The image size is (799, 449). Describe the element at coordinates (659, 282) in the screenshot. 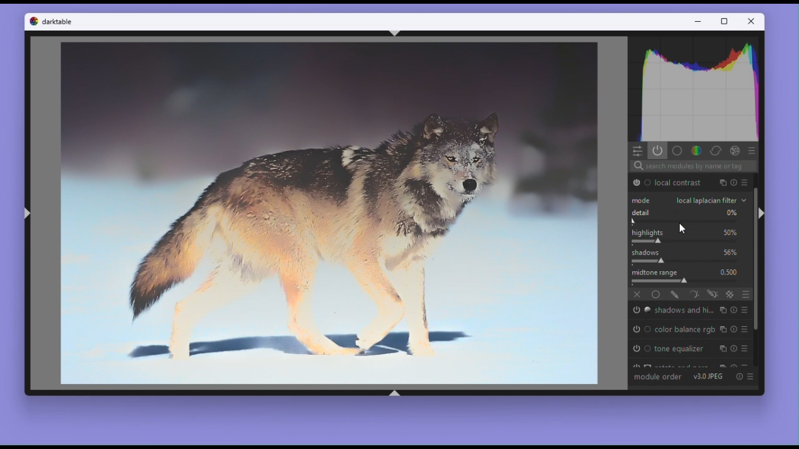

I see `adjust midtone range` at that location.